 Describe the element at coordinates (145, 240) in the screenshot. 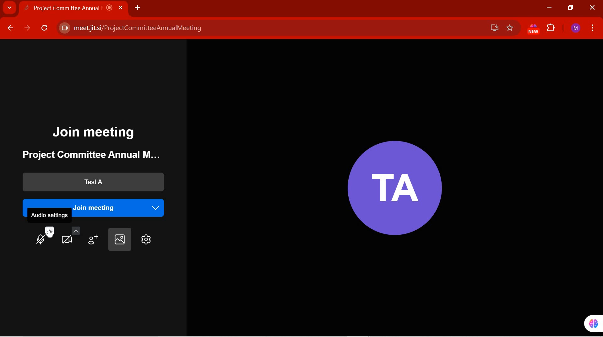

I see `settings` at that location.